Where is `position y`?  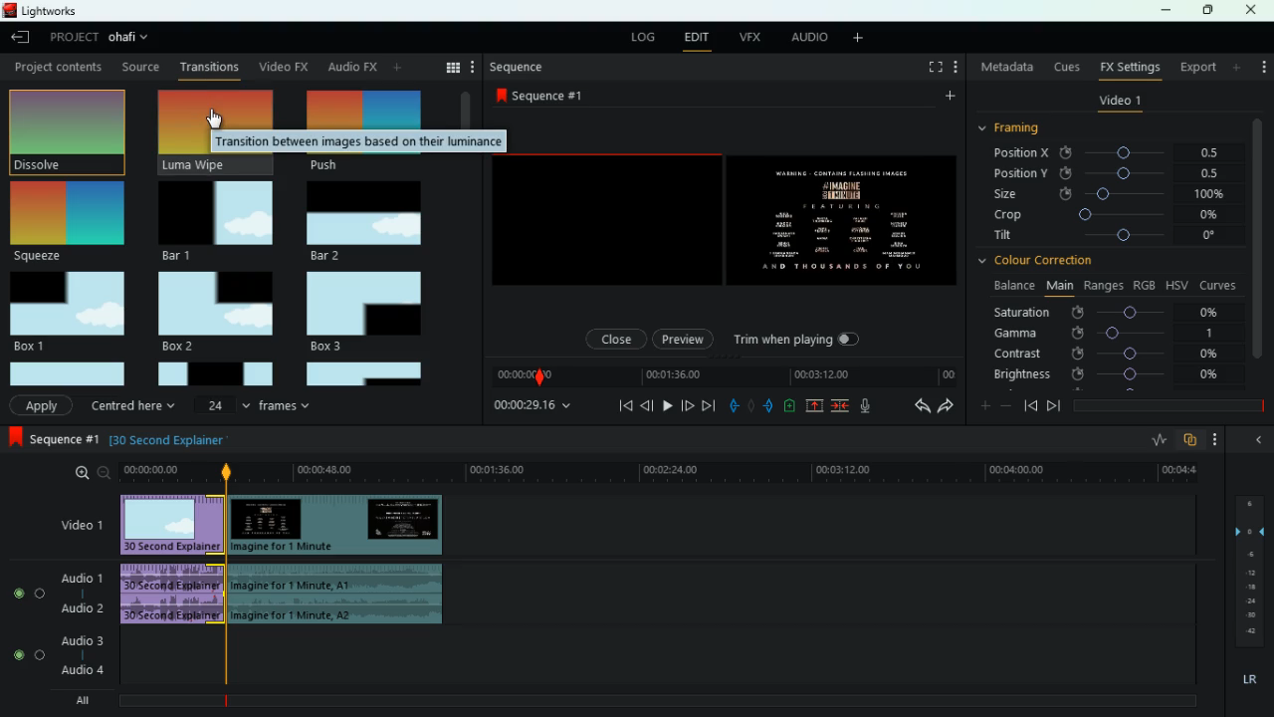 position y is located at coordinates (1116, 172).